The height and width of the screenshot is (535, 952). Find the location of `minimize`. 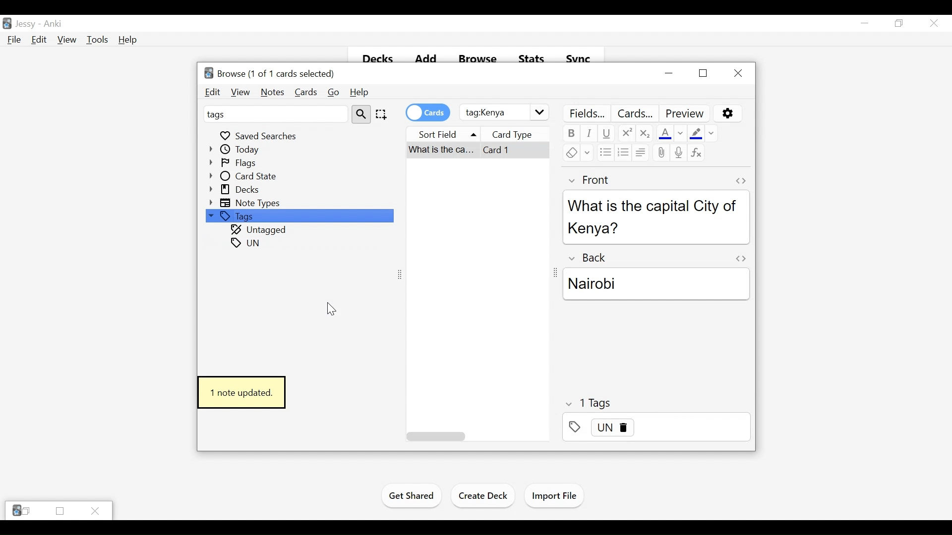

minimize is located at coordinates (670, 74).